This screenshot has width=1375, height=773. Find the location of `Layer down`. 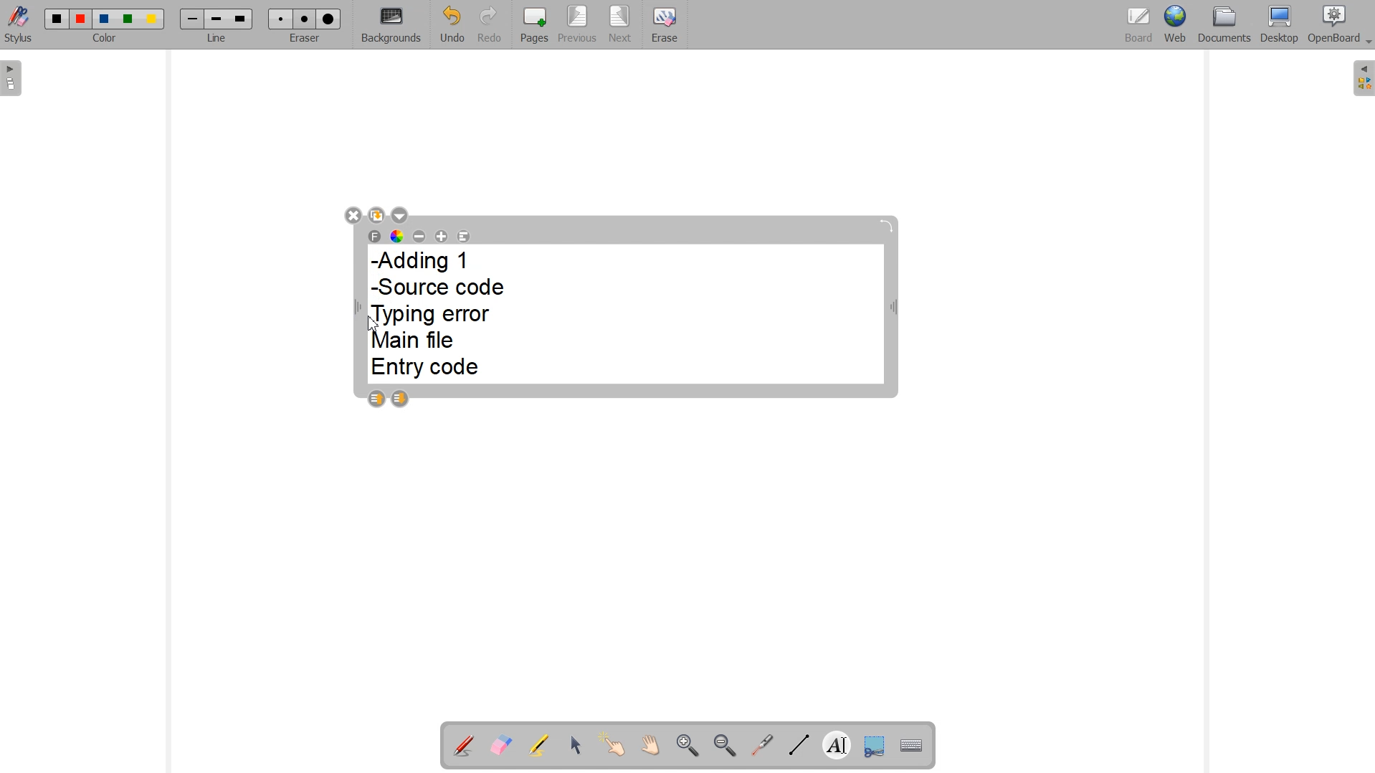

Layer down is located at coordinates (400, 399).